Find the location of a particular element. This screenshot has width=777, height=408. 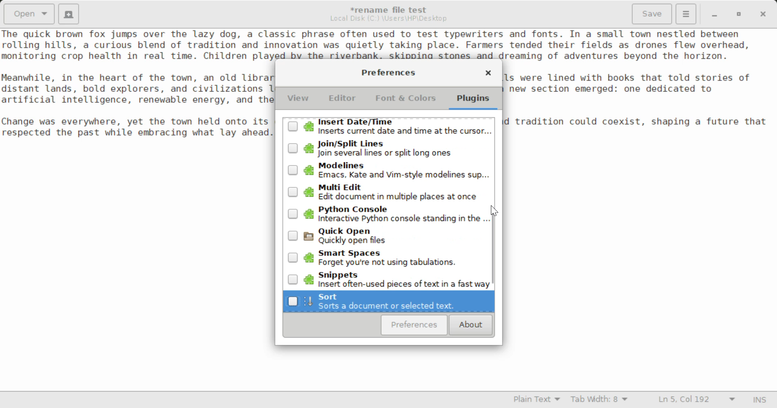

Tab Width  is located at coordinates (601, 400).